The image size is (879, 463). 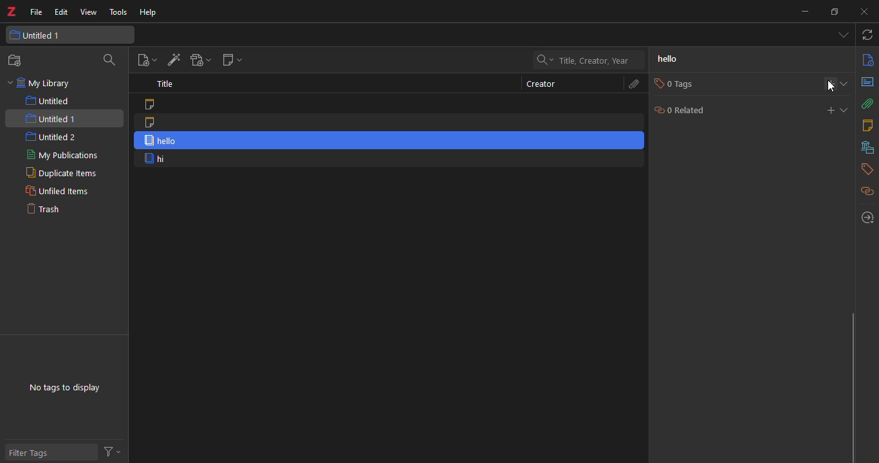 What do you see at coordinates (851, 386) in the screenshot?
I see `slidebar` at bounding box center [851, 386].